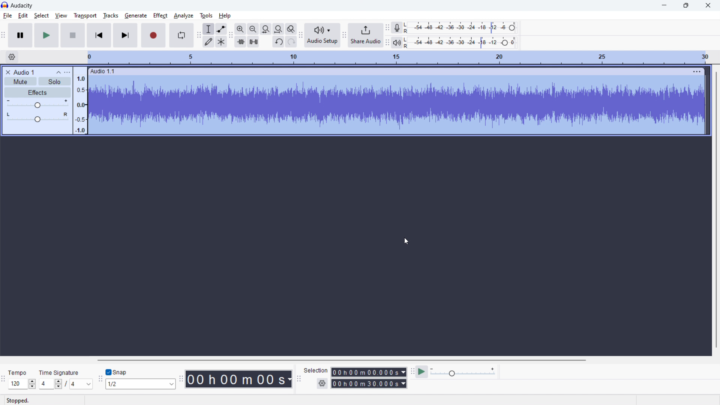  Describe the element at coordinates (253, 28) in the screenshot. I see `zoom out` at that location.